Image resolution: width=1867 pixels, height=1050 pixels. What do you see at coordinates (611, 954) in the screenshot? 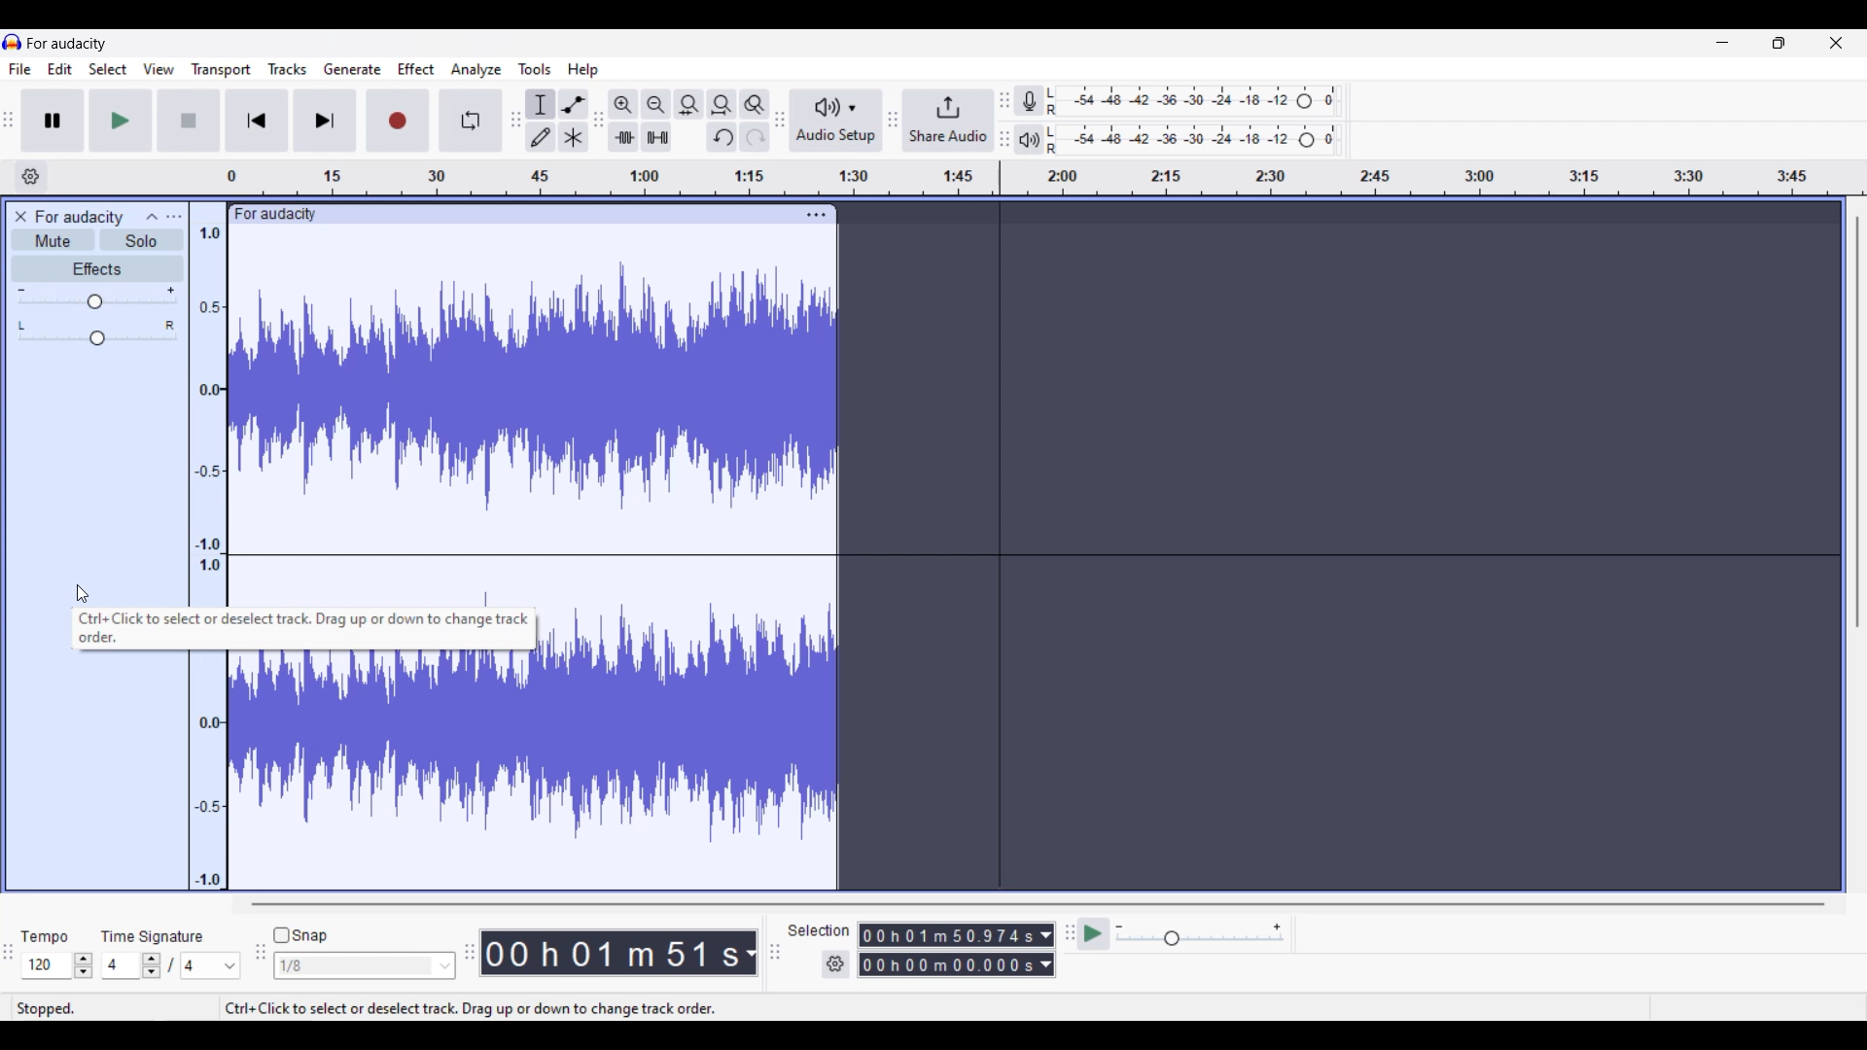
I see `Current duration` at bounding box center [611, 954].